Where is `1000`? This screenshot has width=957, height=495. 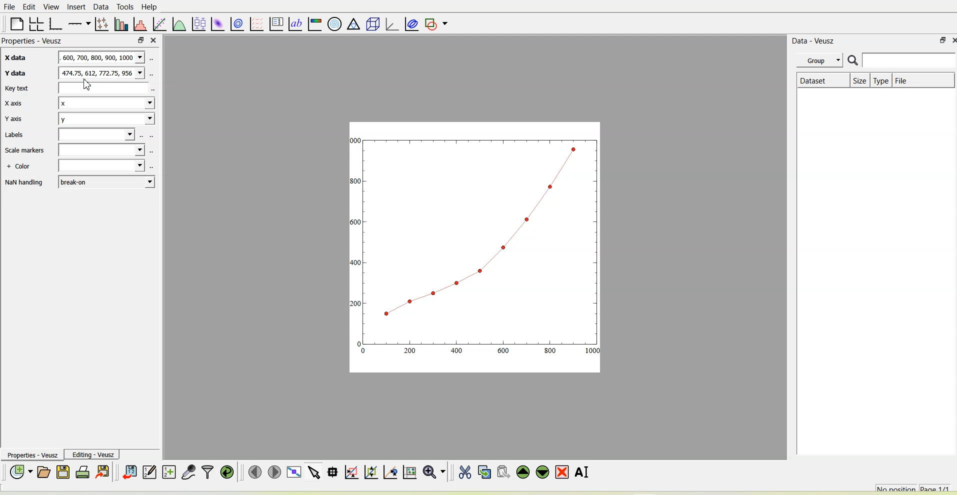 1000 is located at coordinates (592, 350).